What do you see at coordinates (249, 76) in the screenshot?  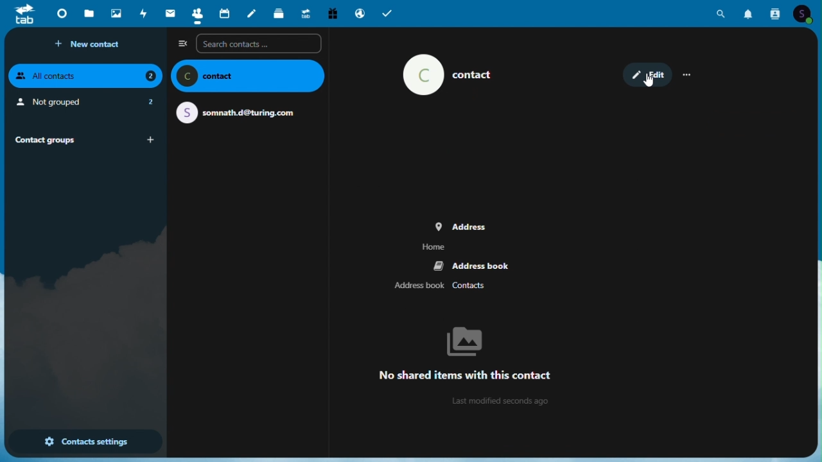 I see `name` at bounding box center [249, 76].